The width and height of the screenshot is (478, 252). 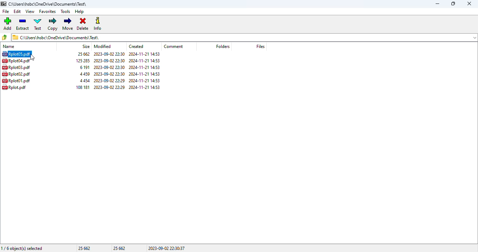 I want to click on browse folders, so click(x=5, y=37).